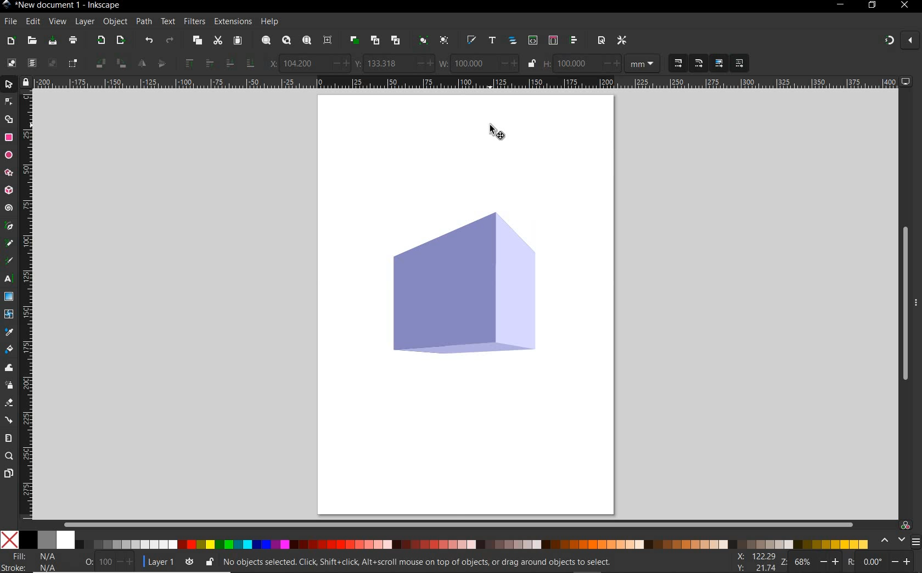  Describe the element at coordinates (353, 41) in the screenshot. I see `duplicate` at that location.